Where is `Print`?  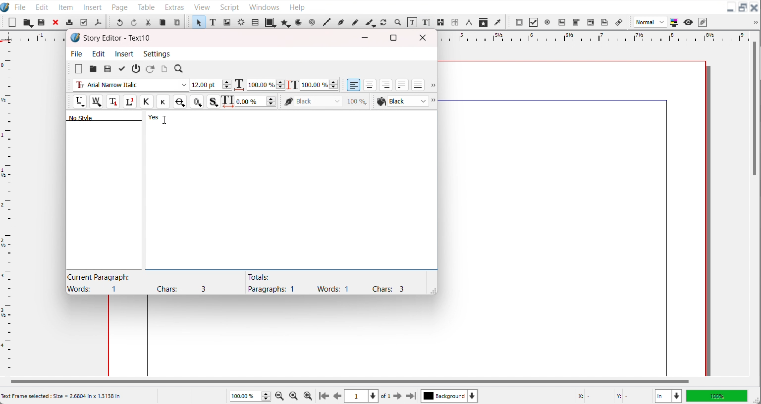
Print is located at coordinates (70, 22).